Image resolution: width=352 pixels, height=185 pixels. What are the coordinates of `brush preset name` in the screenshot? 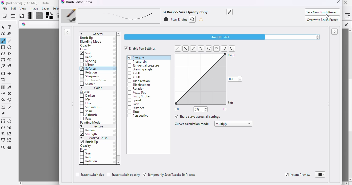 It's located at (135, 16).